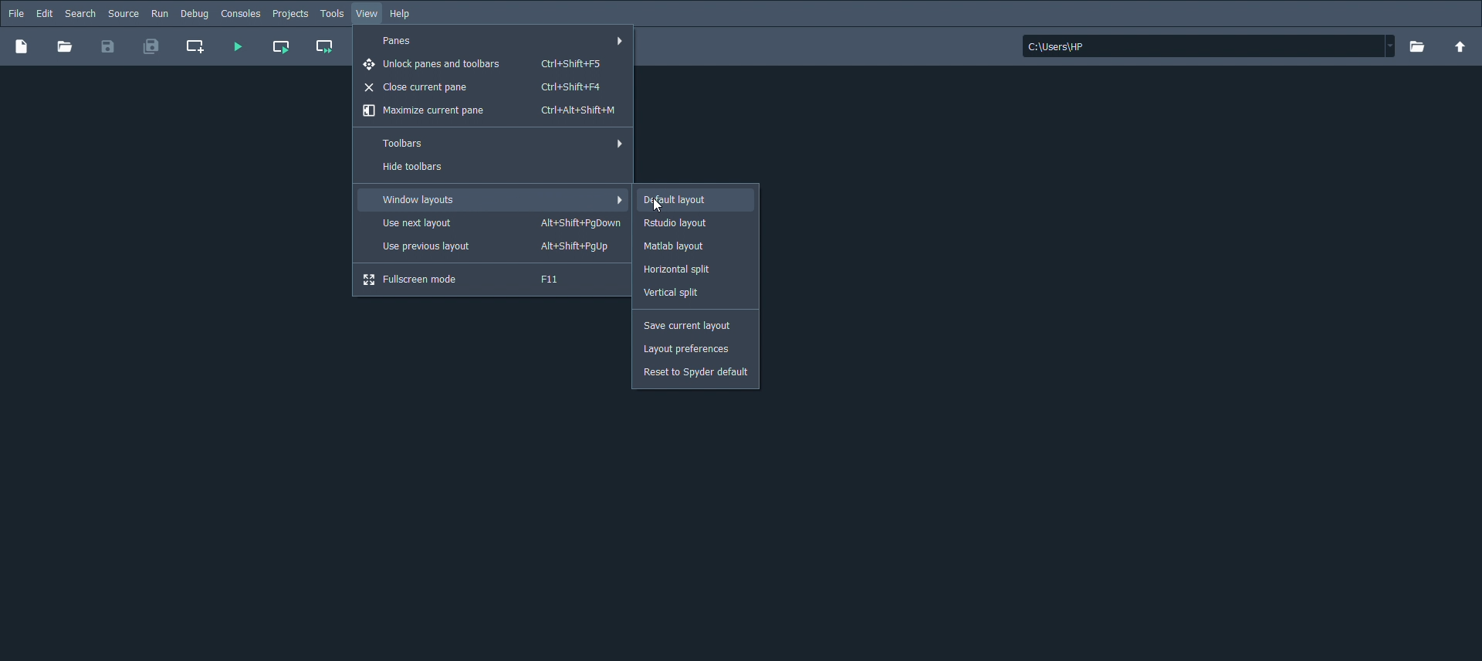  I want to click on Open file, so click(67, 48).